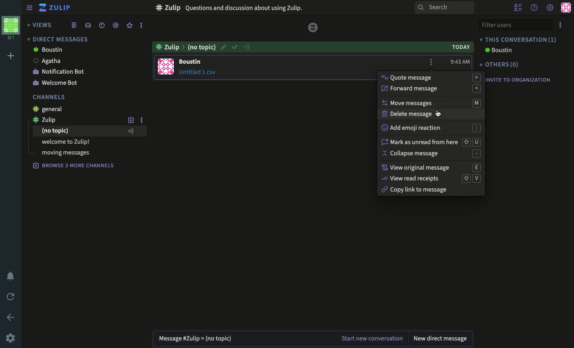  I want to click on Agatha, so click(61, 61).